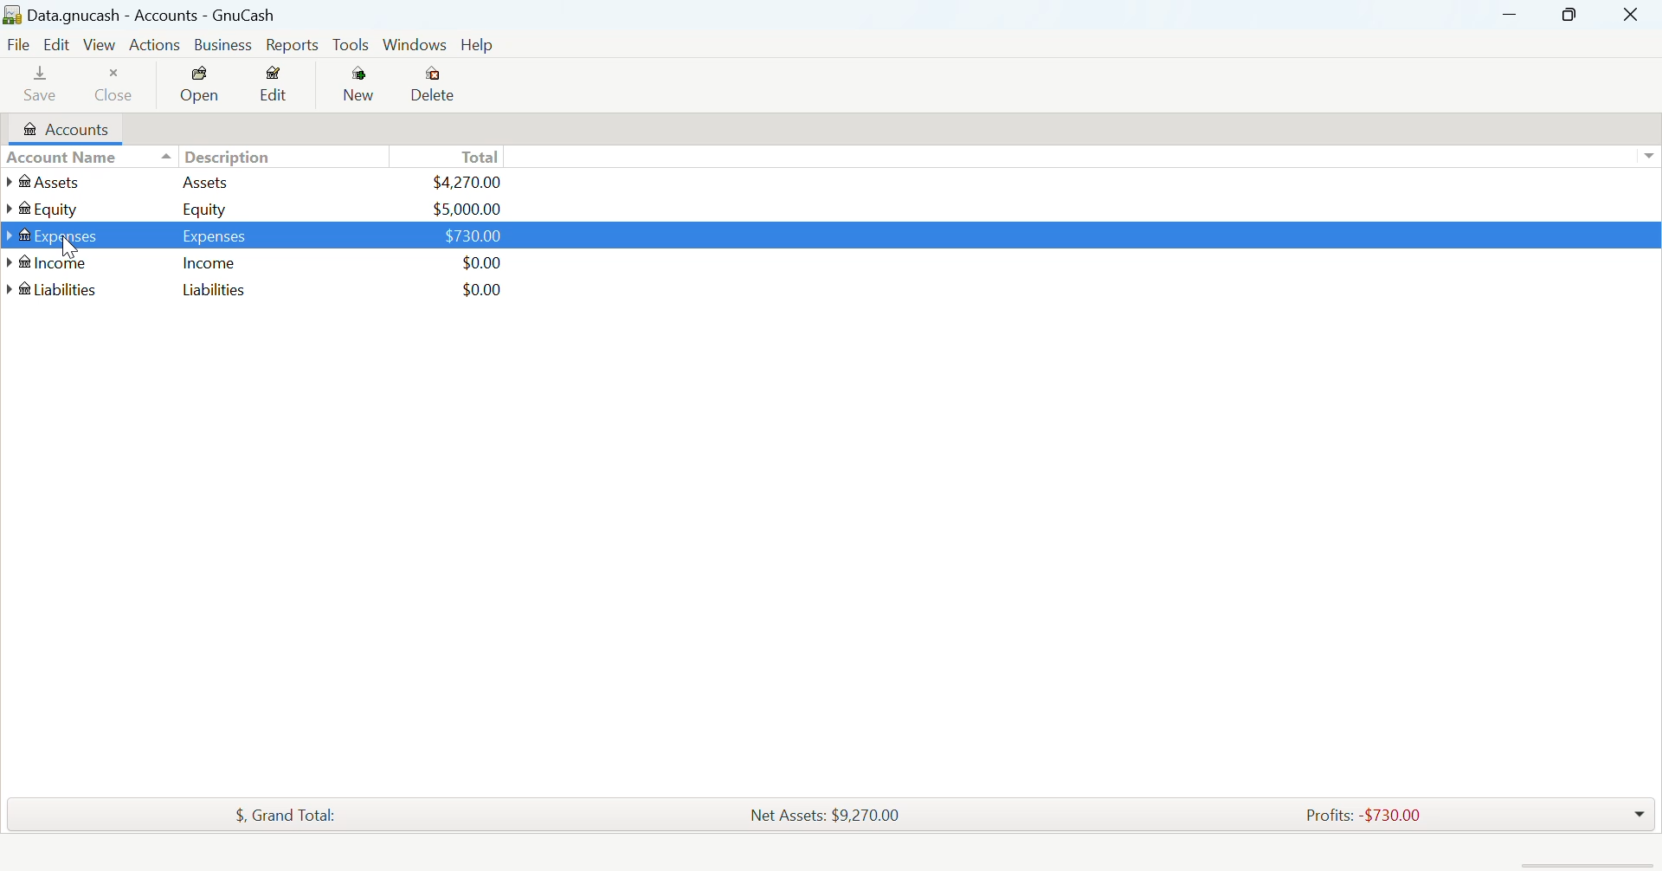 The height and width of the screenshot is (871, 1662). Describe the element at coordinates (120, 87) in the screenshot. I see `Close` at that location.